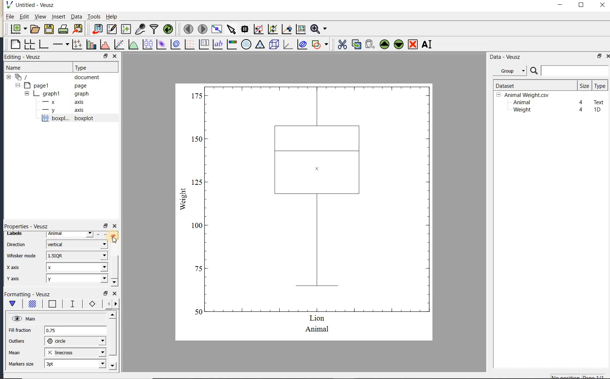 Image resolution: width=610 pixels, height=379 pixels. I want to click on read data points on the graph, so click(244, 29).